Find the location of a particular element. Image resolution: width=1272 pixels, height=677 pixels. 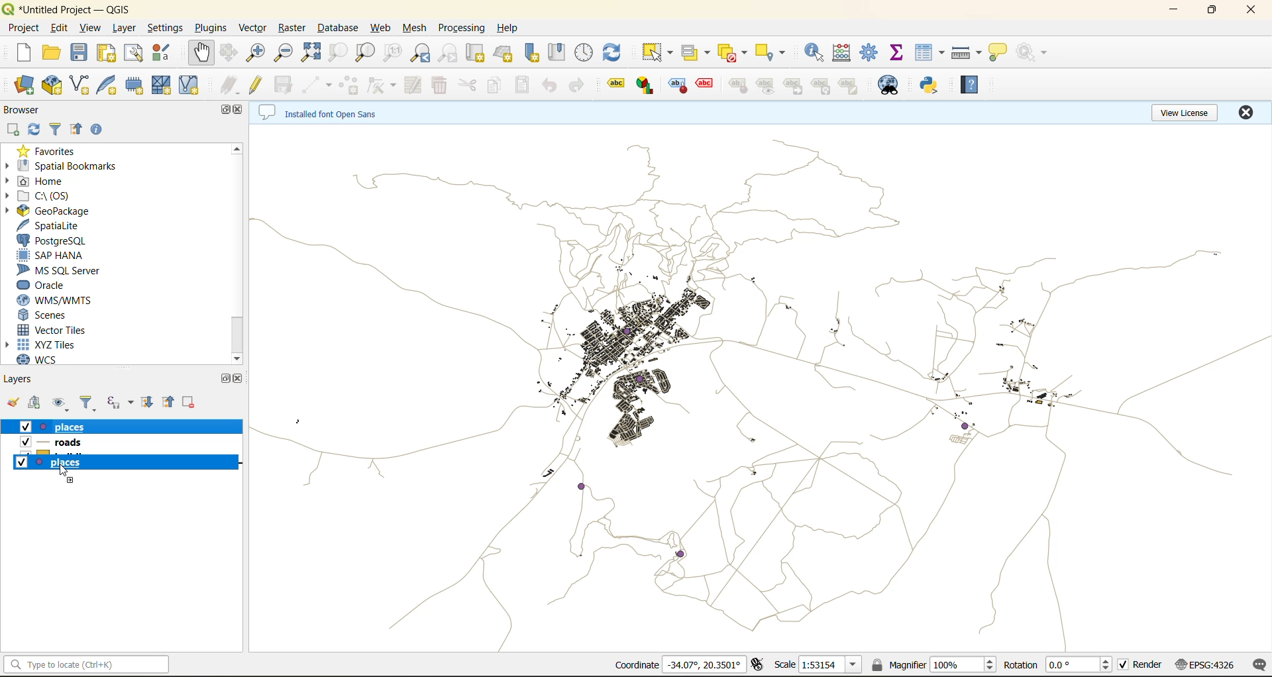

sap hana is located at coordinates (60, 258).